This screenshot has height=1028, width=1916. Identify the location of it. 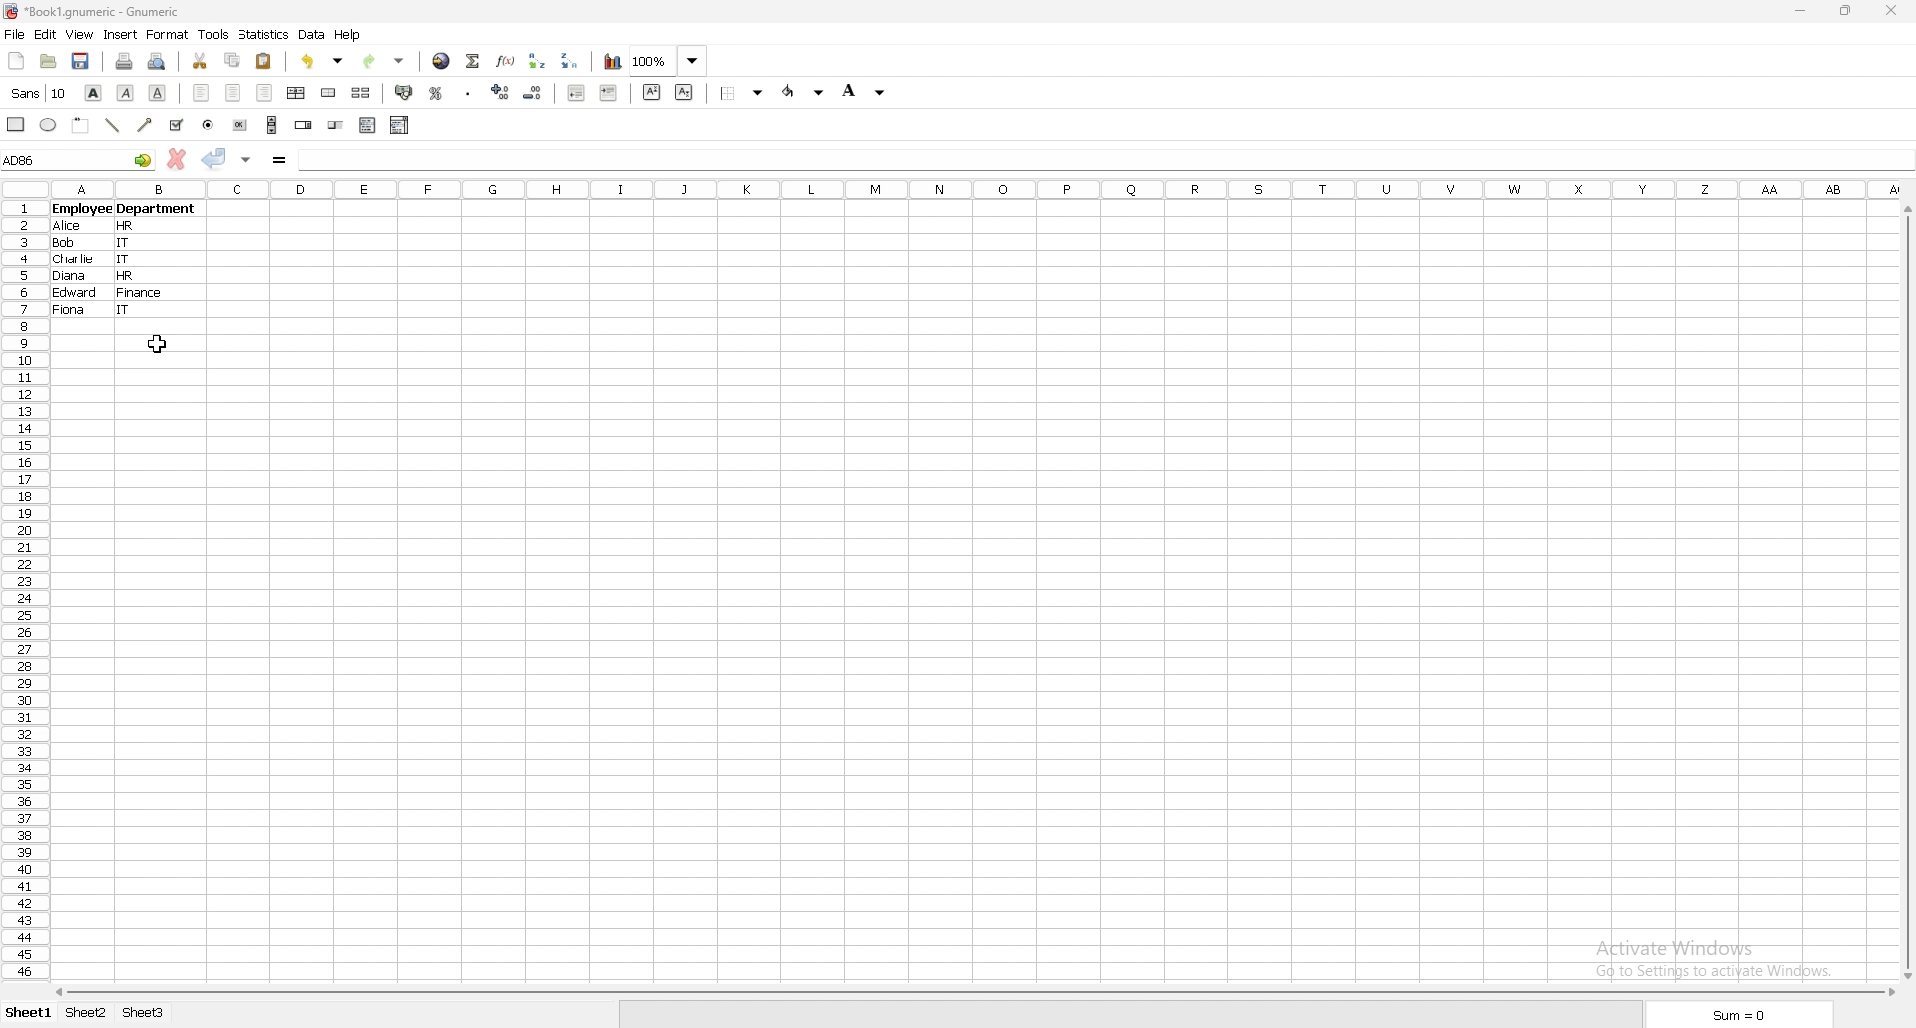
(126, 245).